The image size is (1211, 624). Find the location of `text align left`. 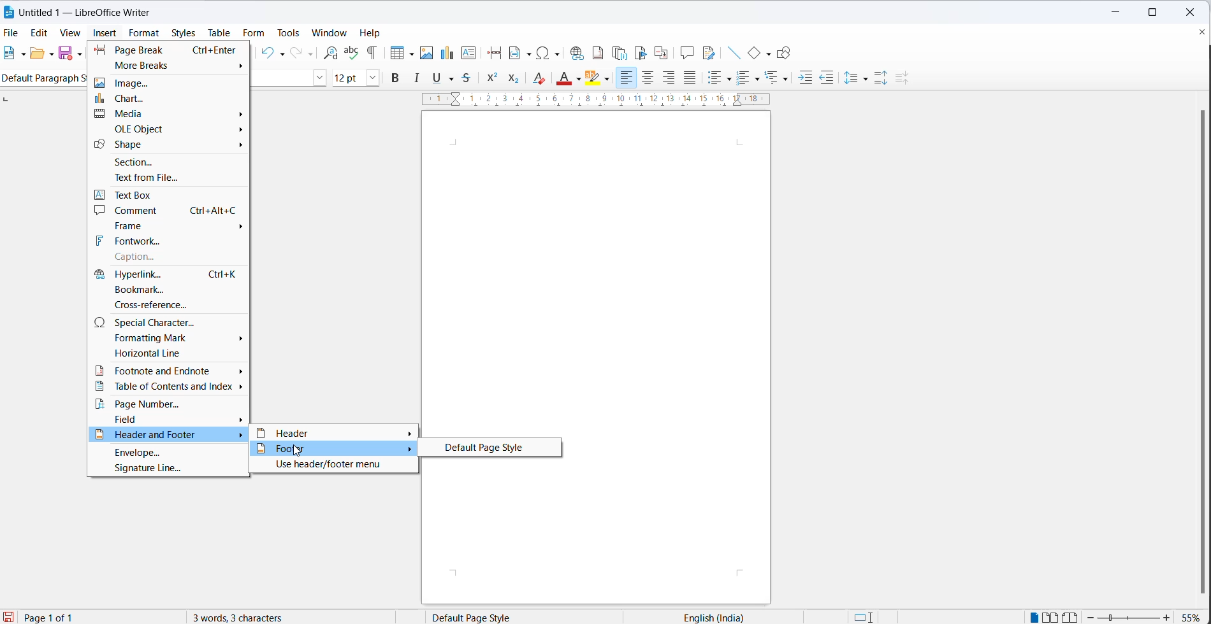

text align left is located at coordinates (627, 78).